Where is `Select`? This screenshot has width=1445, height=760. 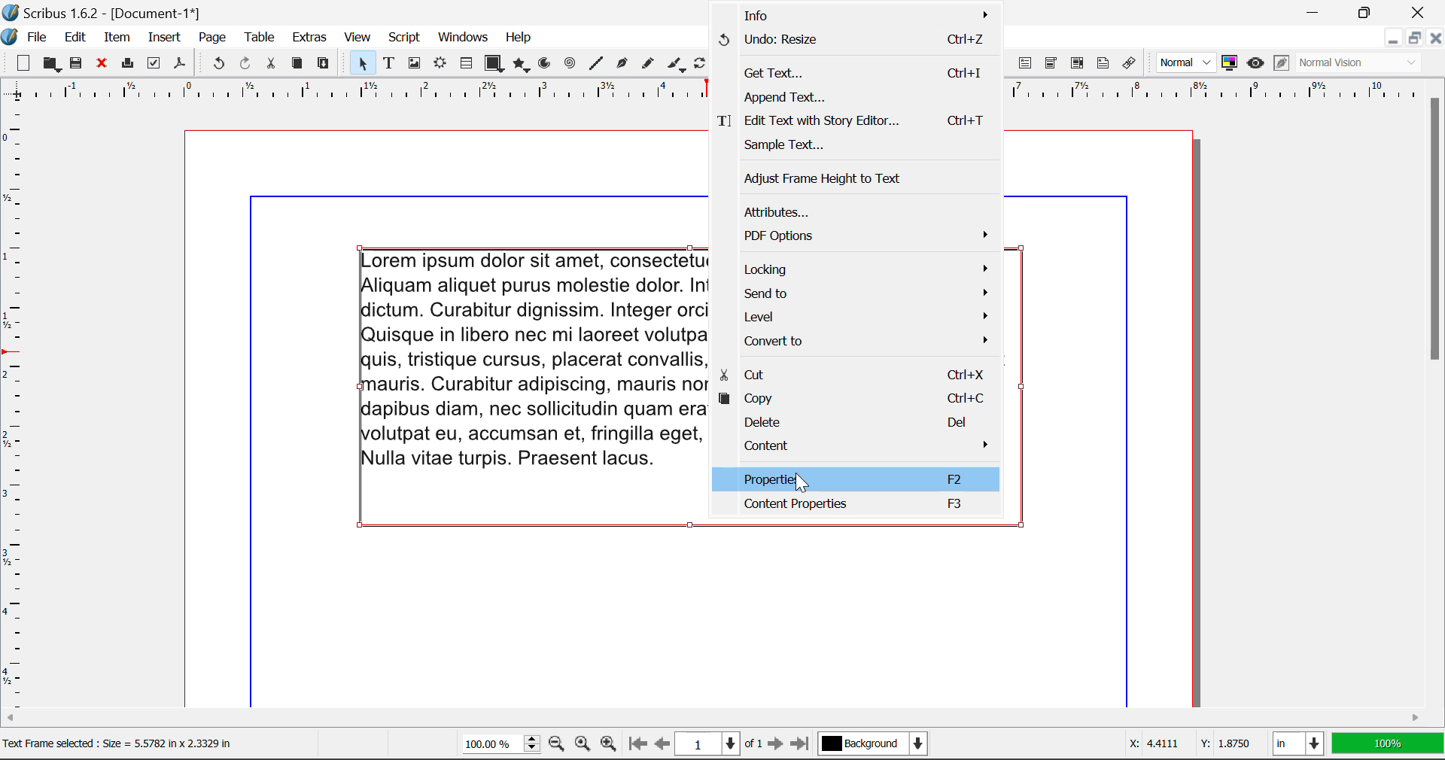
Select is located at coordinates (361, 63).